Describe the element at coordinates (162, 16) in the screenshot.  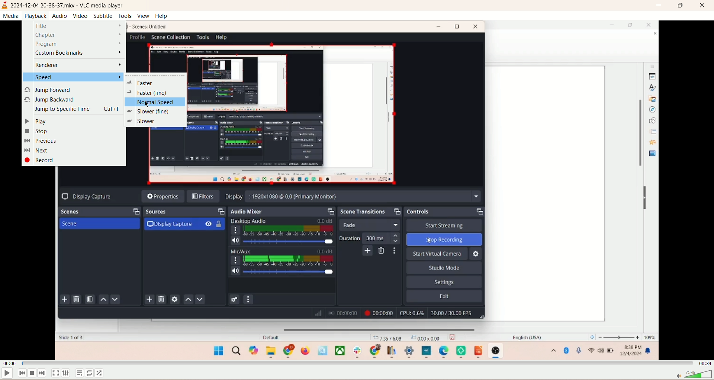
I see `help` at that location.